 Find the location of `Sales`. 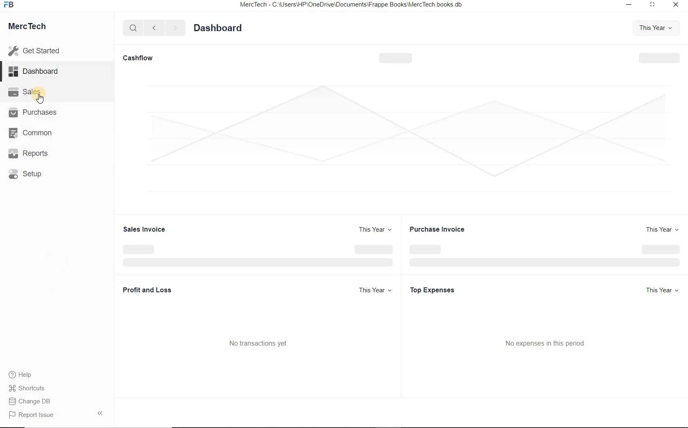

Sales is located at coordinates (32, 93).